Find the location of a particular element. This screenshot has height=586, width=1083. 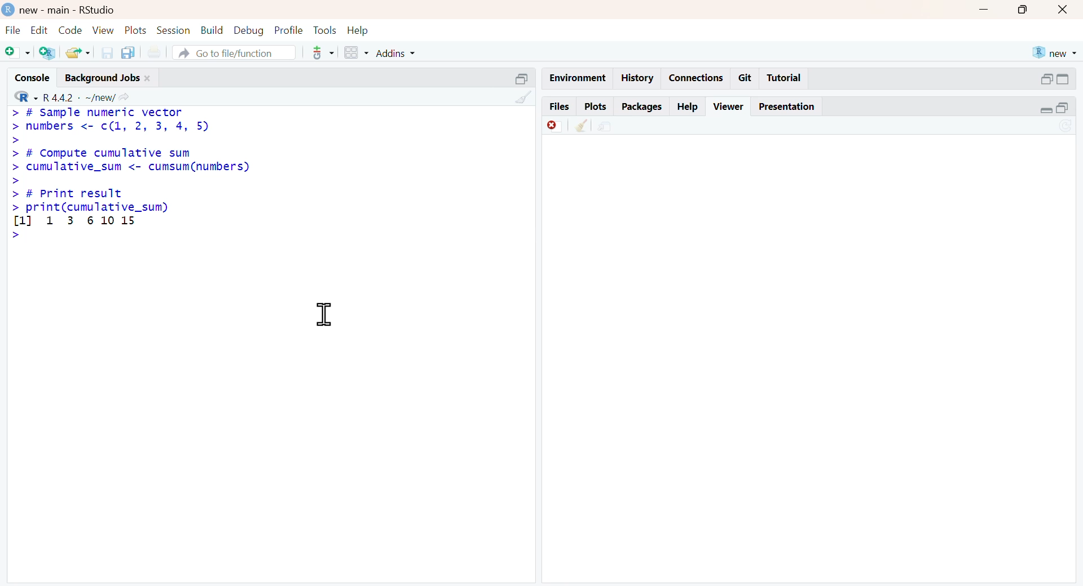

help is located at coordinates (358, 30).